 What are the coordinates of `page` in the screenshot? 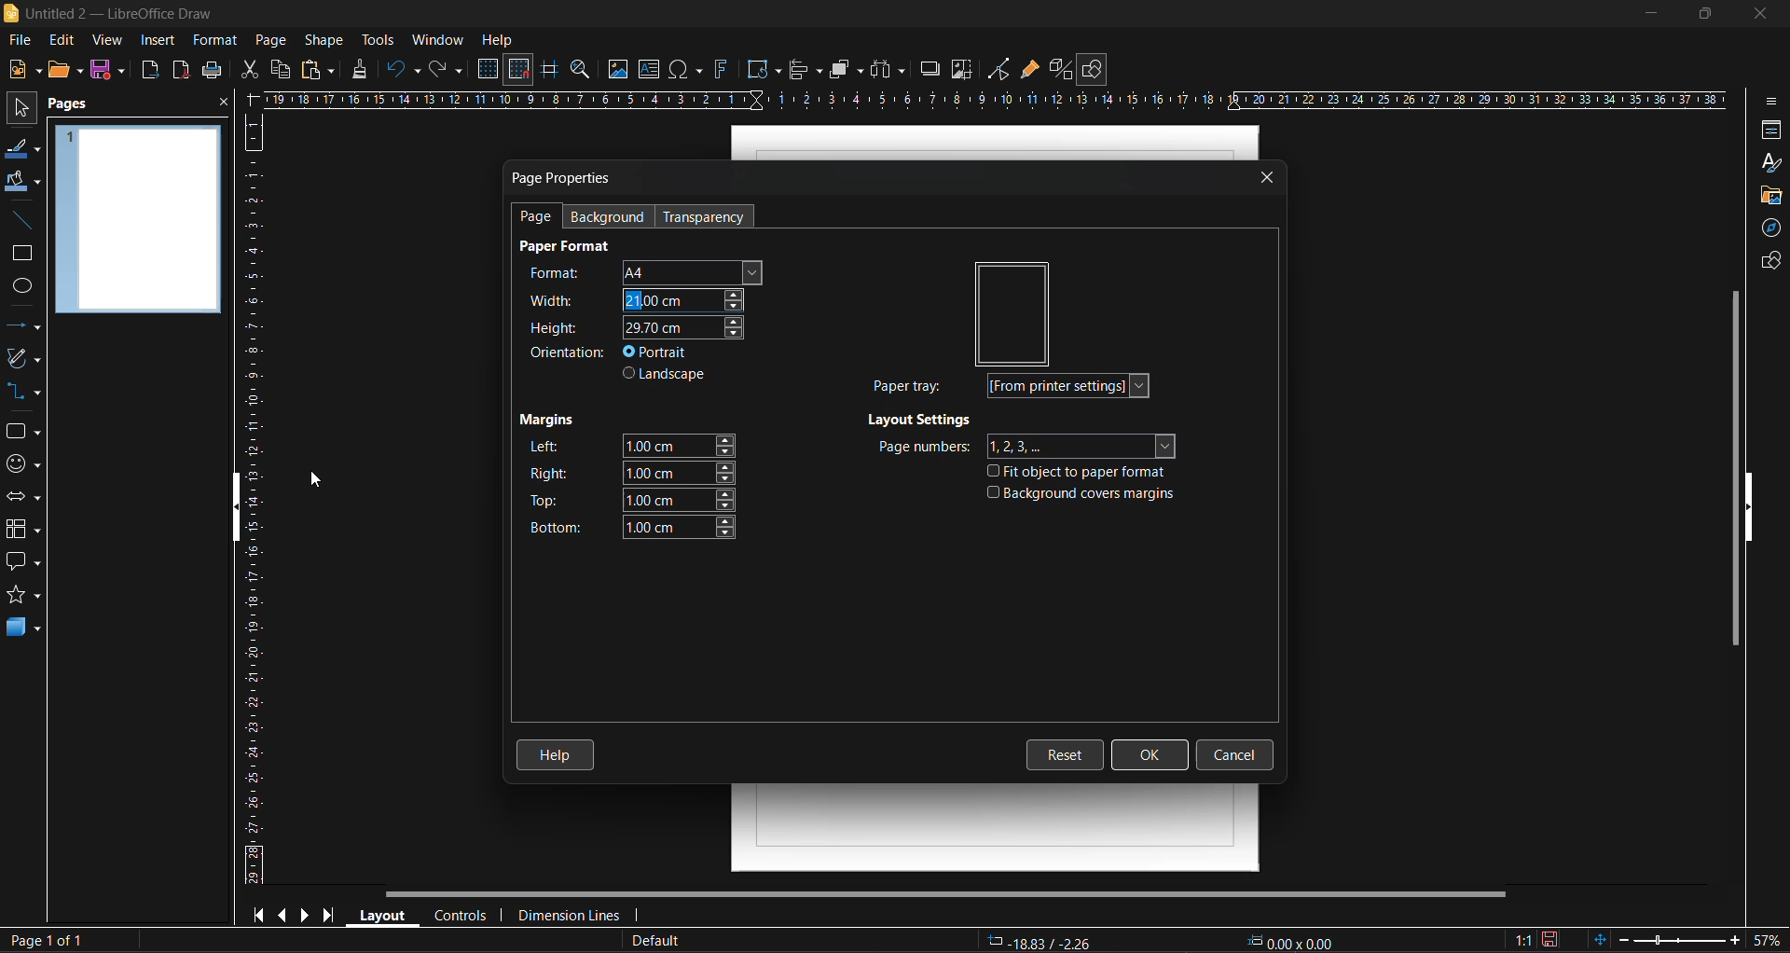 It's located at (538, 218).